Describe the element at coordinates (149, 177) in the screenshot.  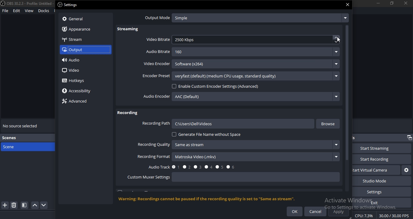
I see `custom mixer settings` at that location.